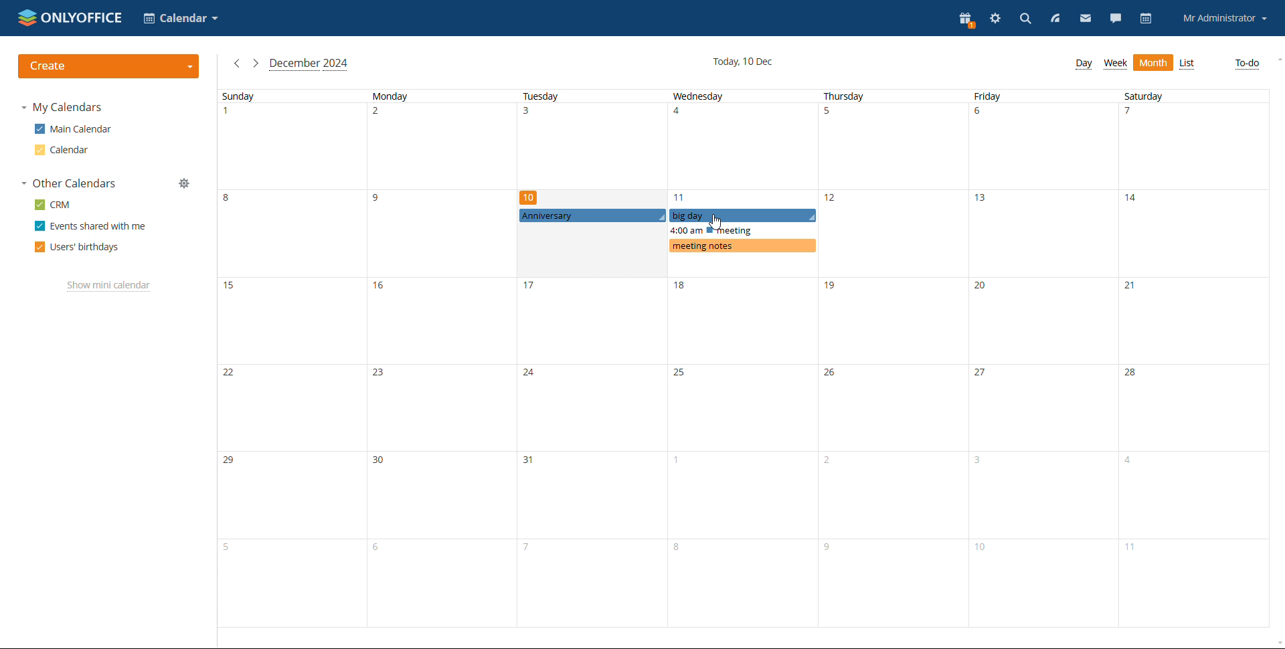  Describe the element at coordinates (996, 18) in the screenshot. I see `settings` at that location.